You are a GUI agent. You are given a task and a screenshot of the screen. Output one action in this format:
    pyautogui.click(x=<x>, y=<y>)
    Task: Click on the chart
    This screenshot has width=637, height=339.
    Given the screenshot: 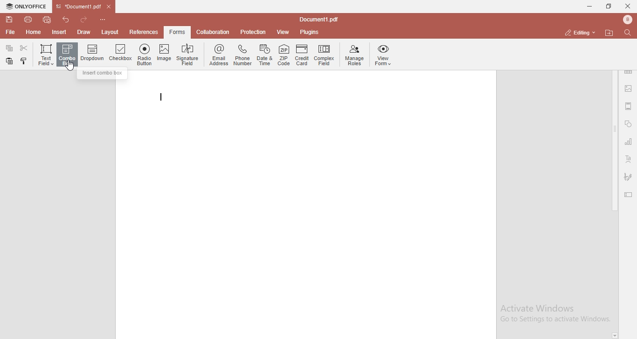 What is the action you would take?
    pyautogui.click(x=629, y=143)
    